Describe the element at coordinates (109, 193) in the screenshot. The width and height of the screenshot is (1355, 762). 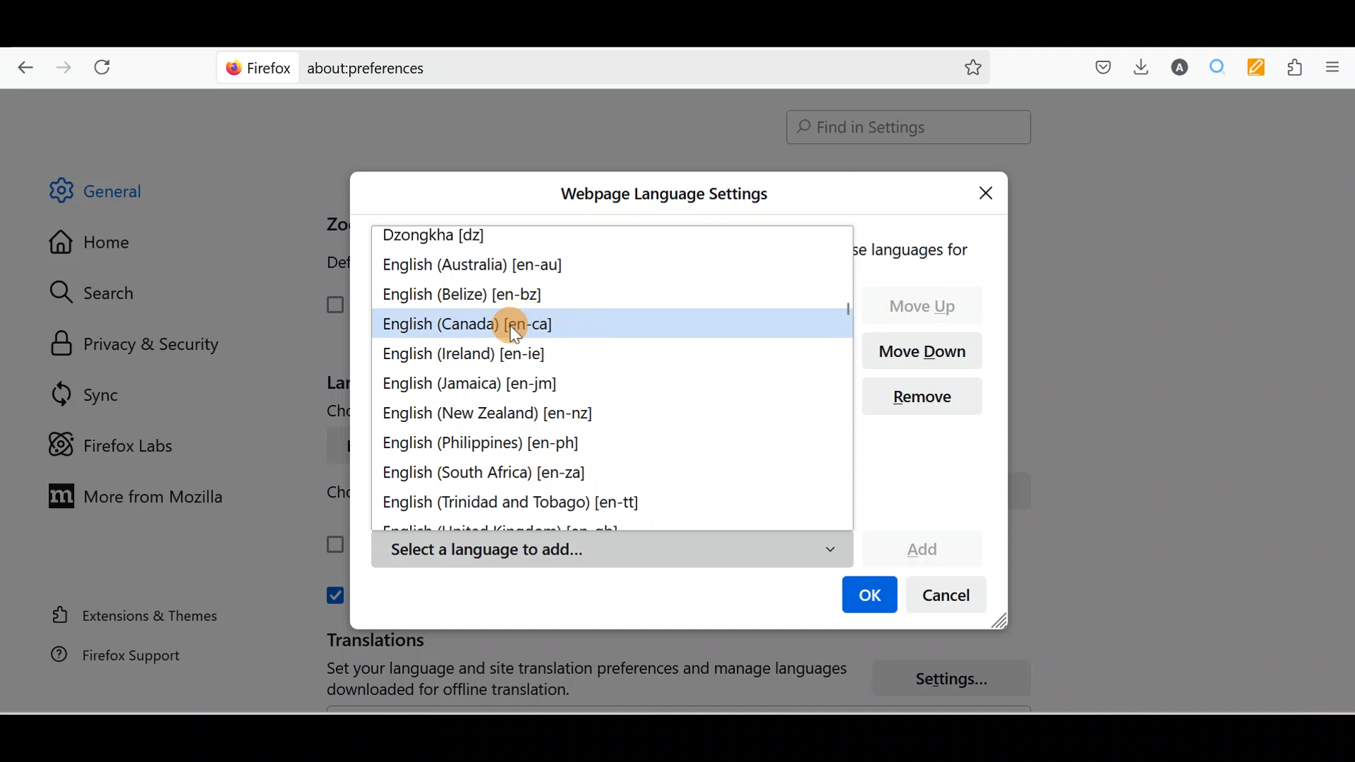
I see `General` at that location.